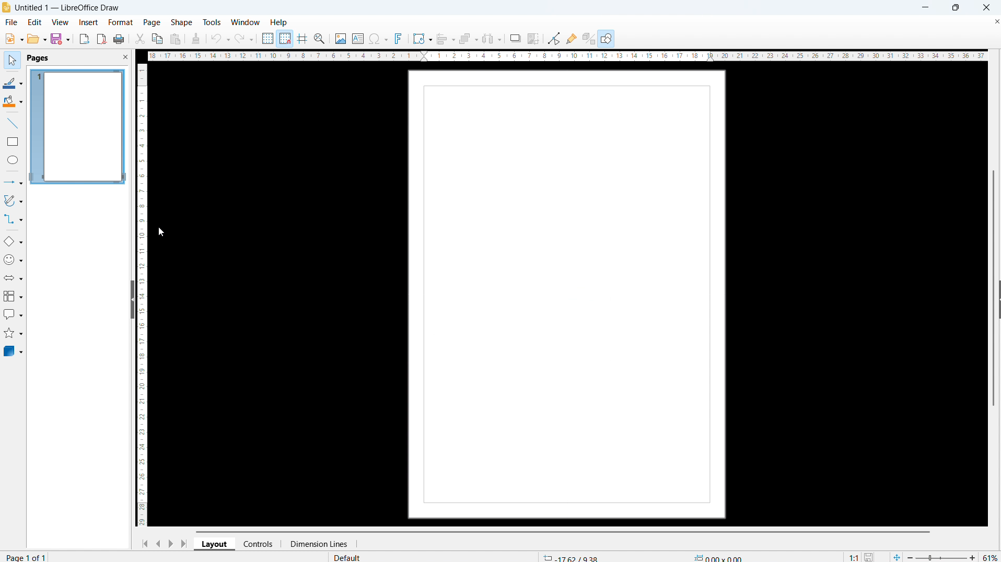  Describe the element at coordinates (573, 557) in the screenshot. I see `cursor coordinate` at that location.